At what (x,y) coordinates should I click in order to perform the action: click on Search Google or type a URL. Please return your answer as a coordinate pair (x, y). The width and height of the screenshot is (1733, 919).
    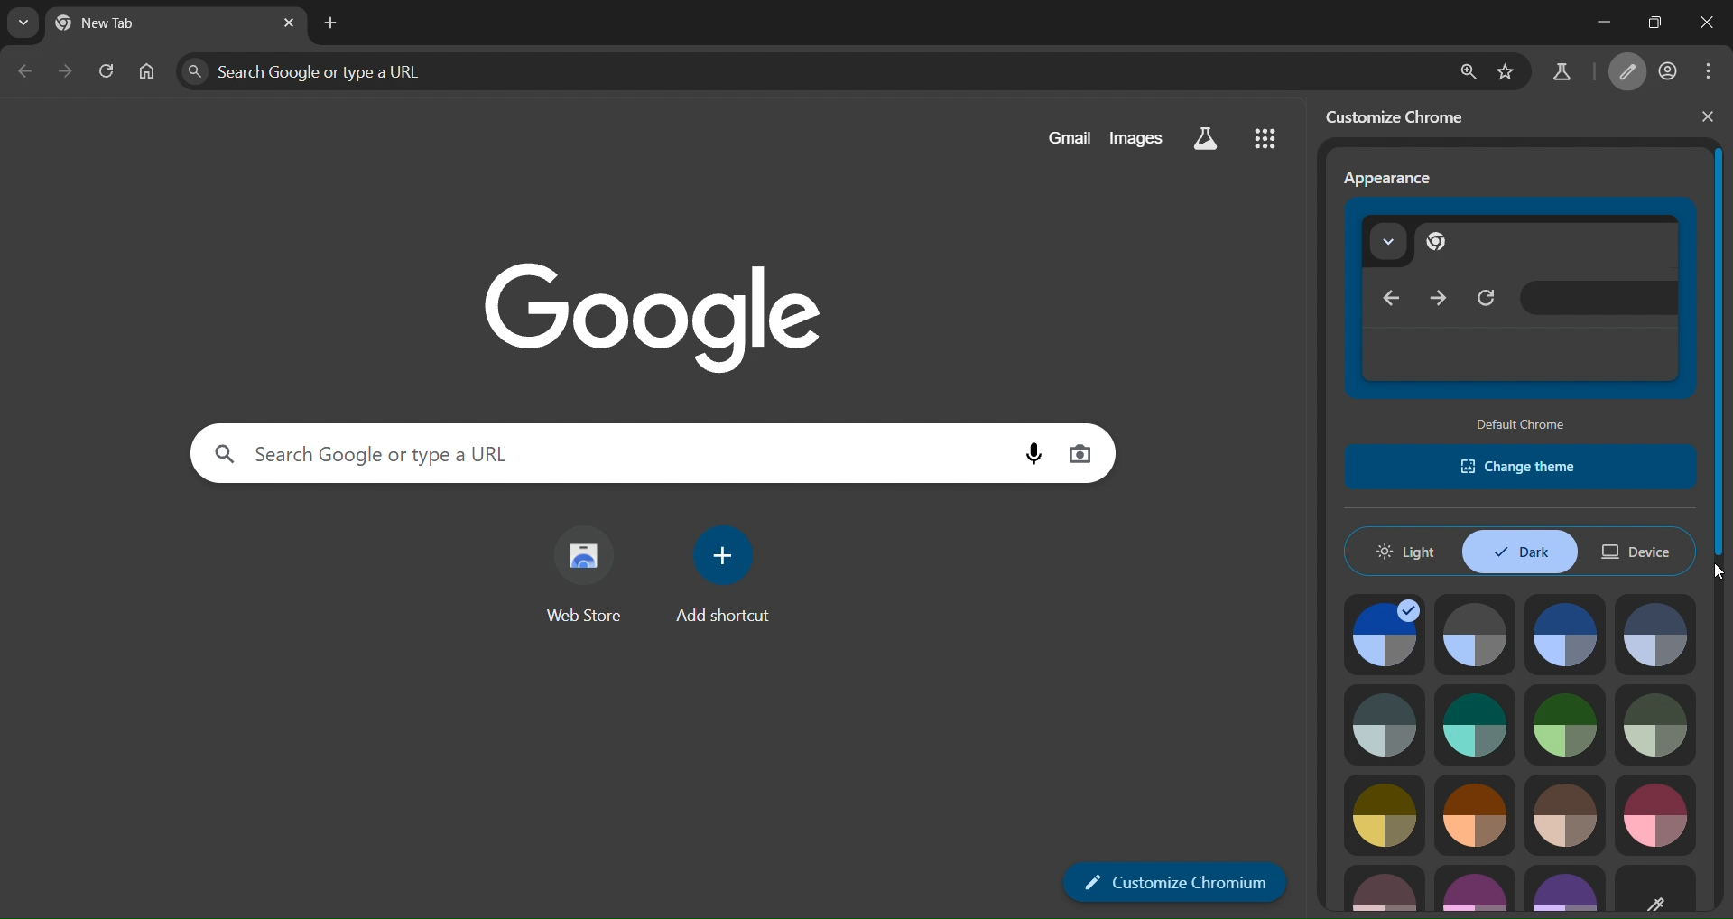
    Looking at the image, I should click on (608, 453).